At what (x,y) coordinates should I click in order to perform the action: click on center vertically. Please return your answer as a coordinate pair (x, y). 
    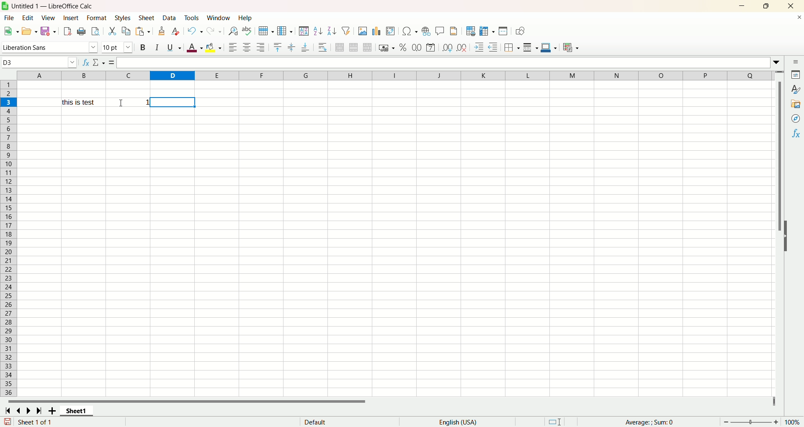
    Looking at the image, I should click on (291, 47).